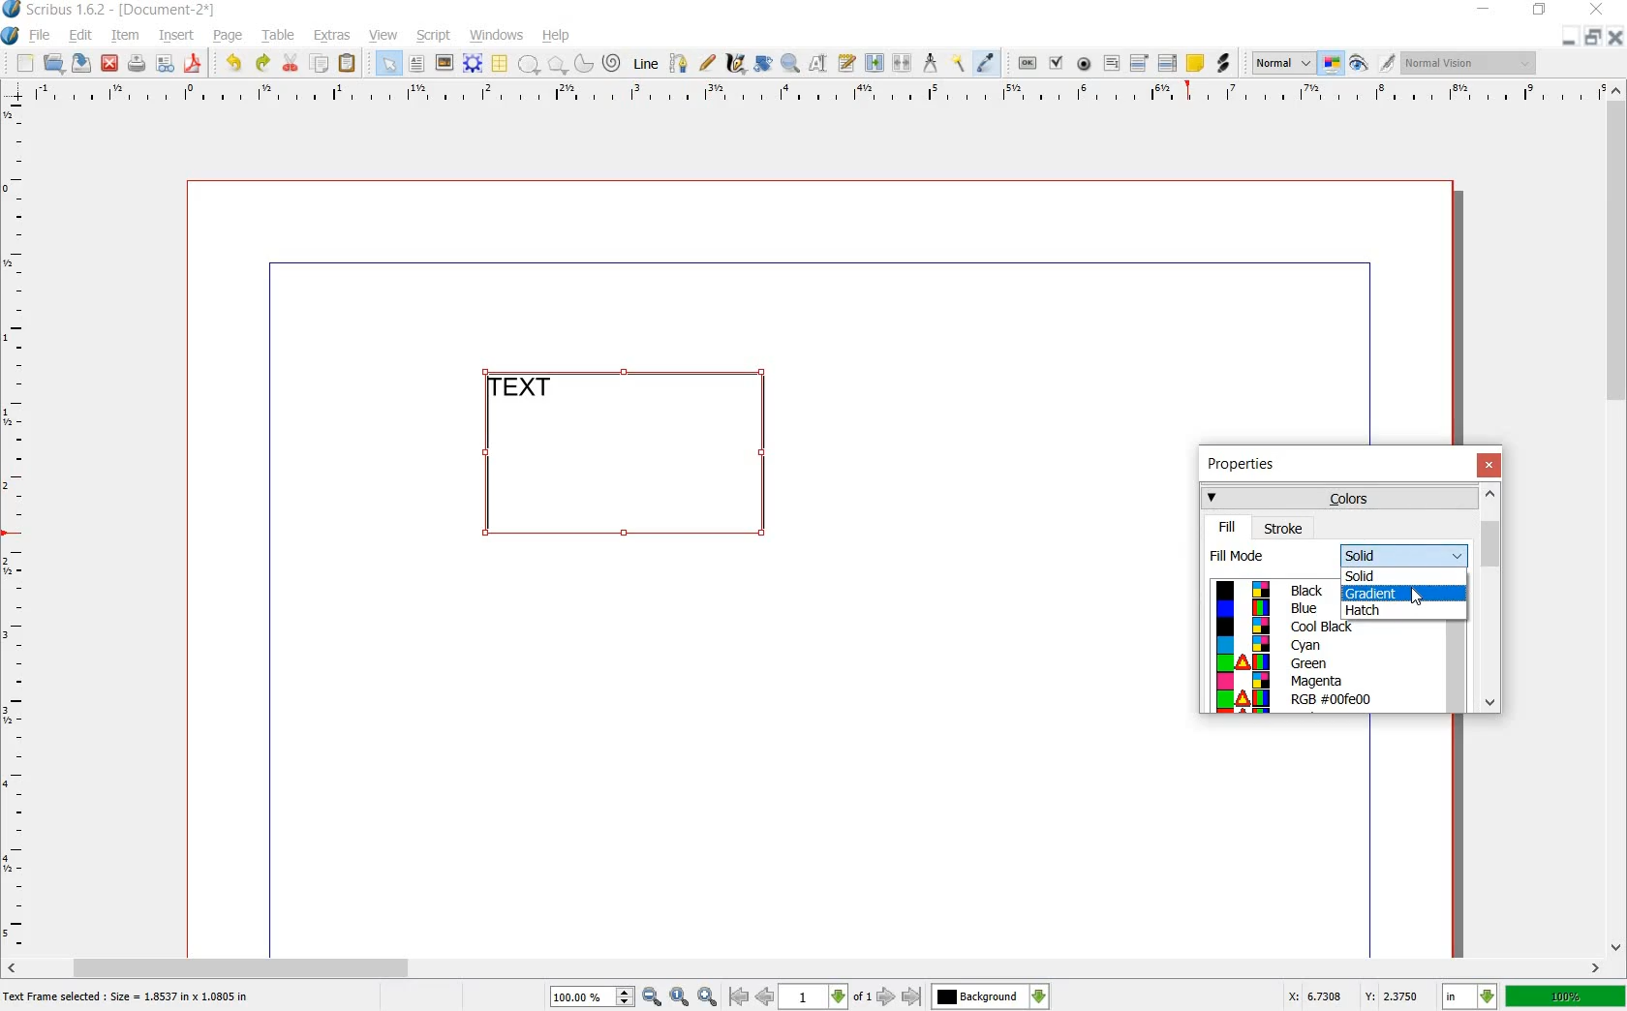 The image size is (1627, 1011). I want to click on stroke, so click(1284, 528).